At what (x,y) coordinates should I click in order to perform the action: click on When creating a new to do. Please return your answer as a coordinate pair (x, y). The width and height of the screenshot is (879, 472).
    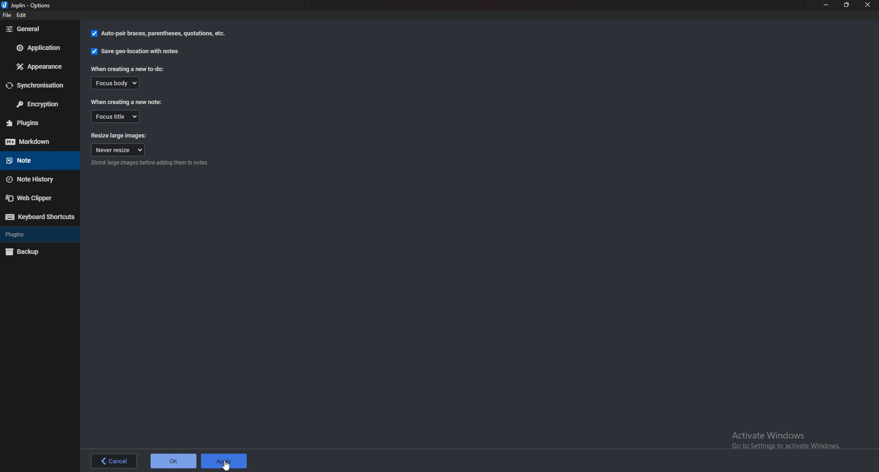
    Looking at the image, I should click on (128, 69).